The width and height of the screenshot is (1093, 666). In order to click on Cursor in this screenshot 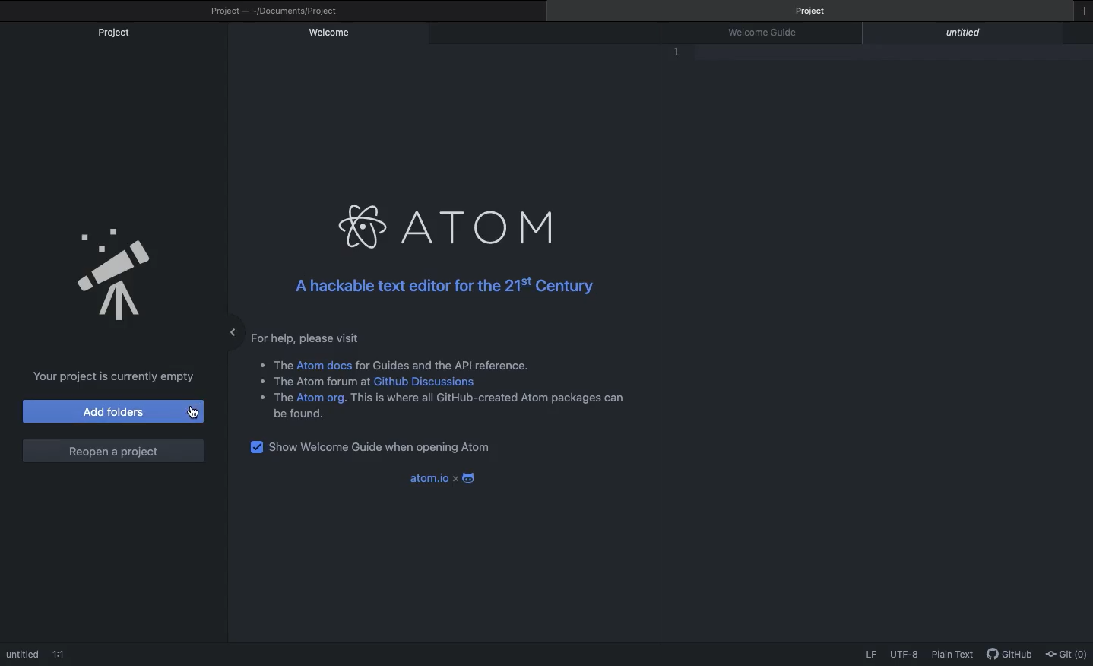, I will do `click(195, 415)`.